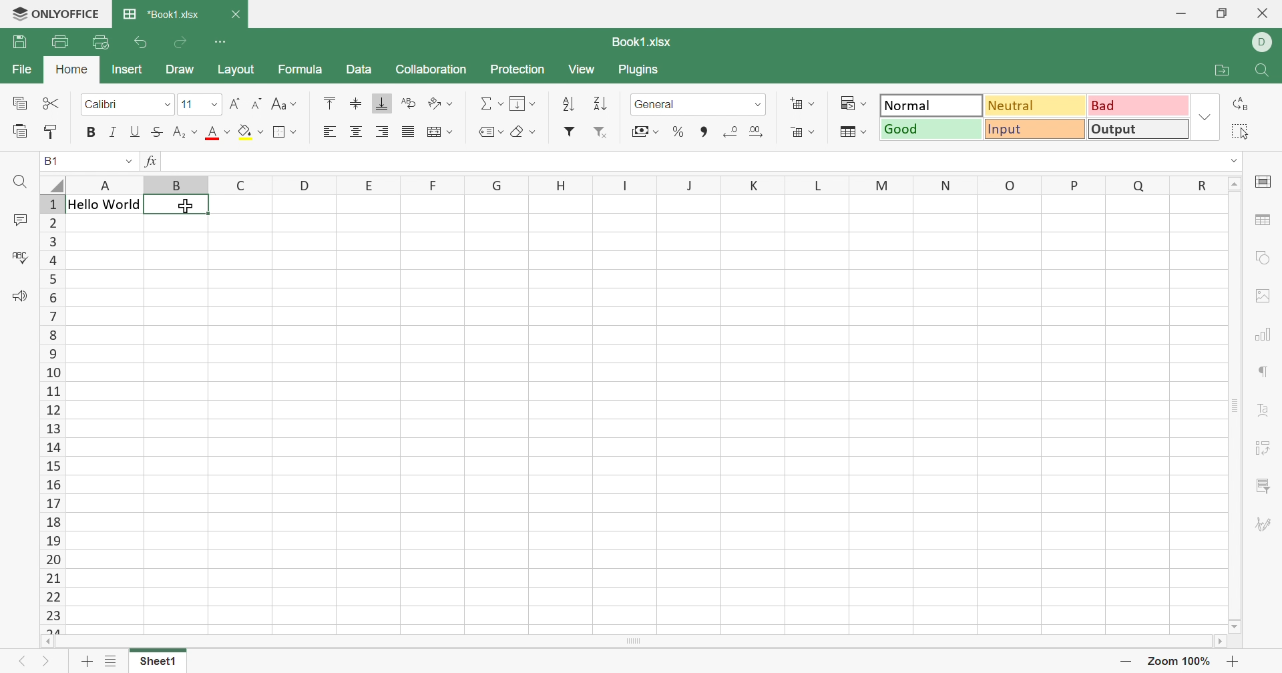 This screenshot has width=1282, height=673. Describe the element at coordinates (1219, 640) in the screenshot. I see `Scroll right` at that location.